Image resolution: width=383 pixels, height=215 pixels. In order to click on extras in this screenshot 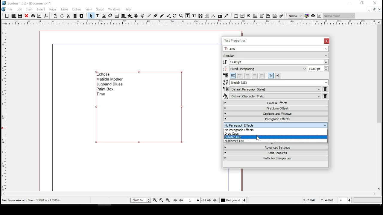, I will do `click(77, 10)`.